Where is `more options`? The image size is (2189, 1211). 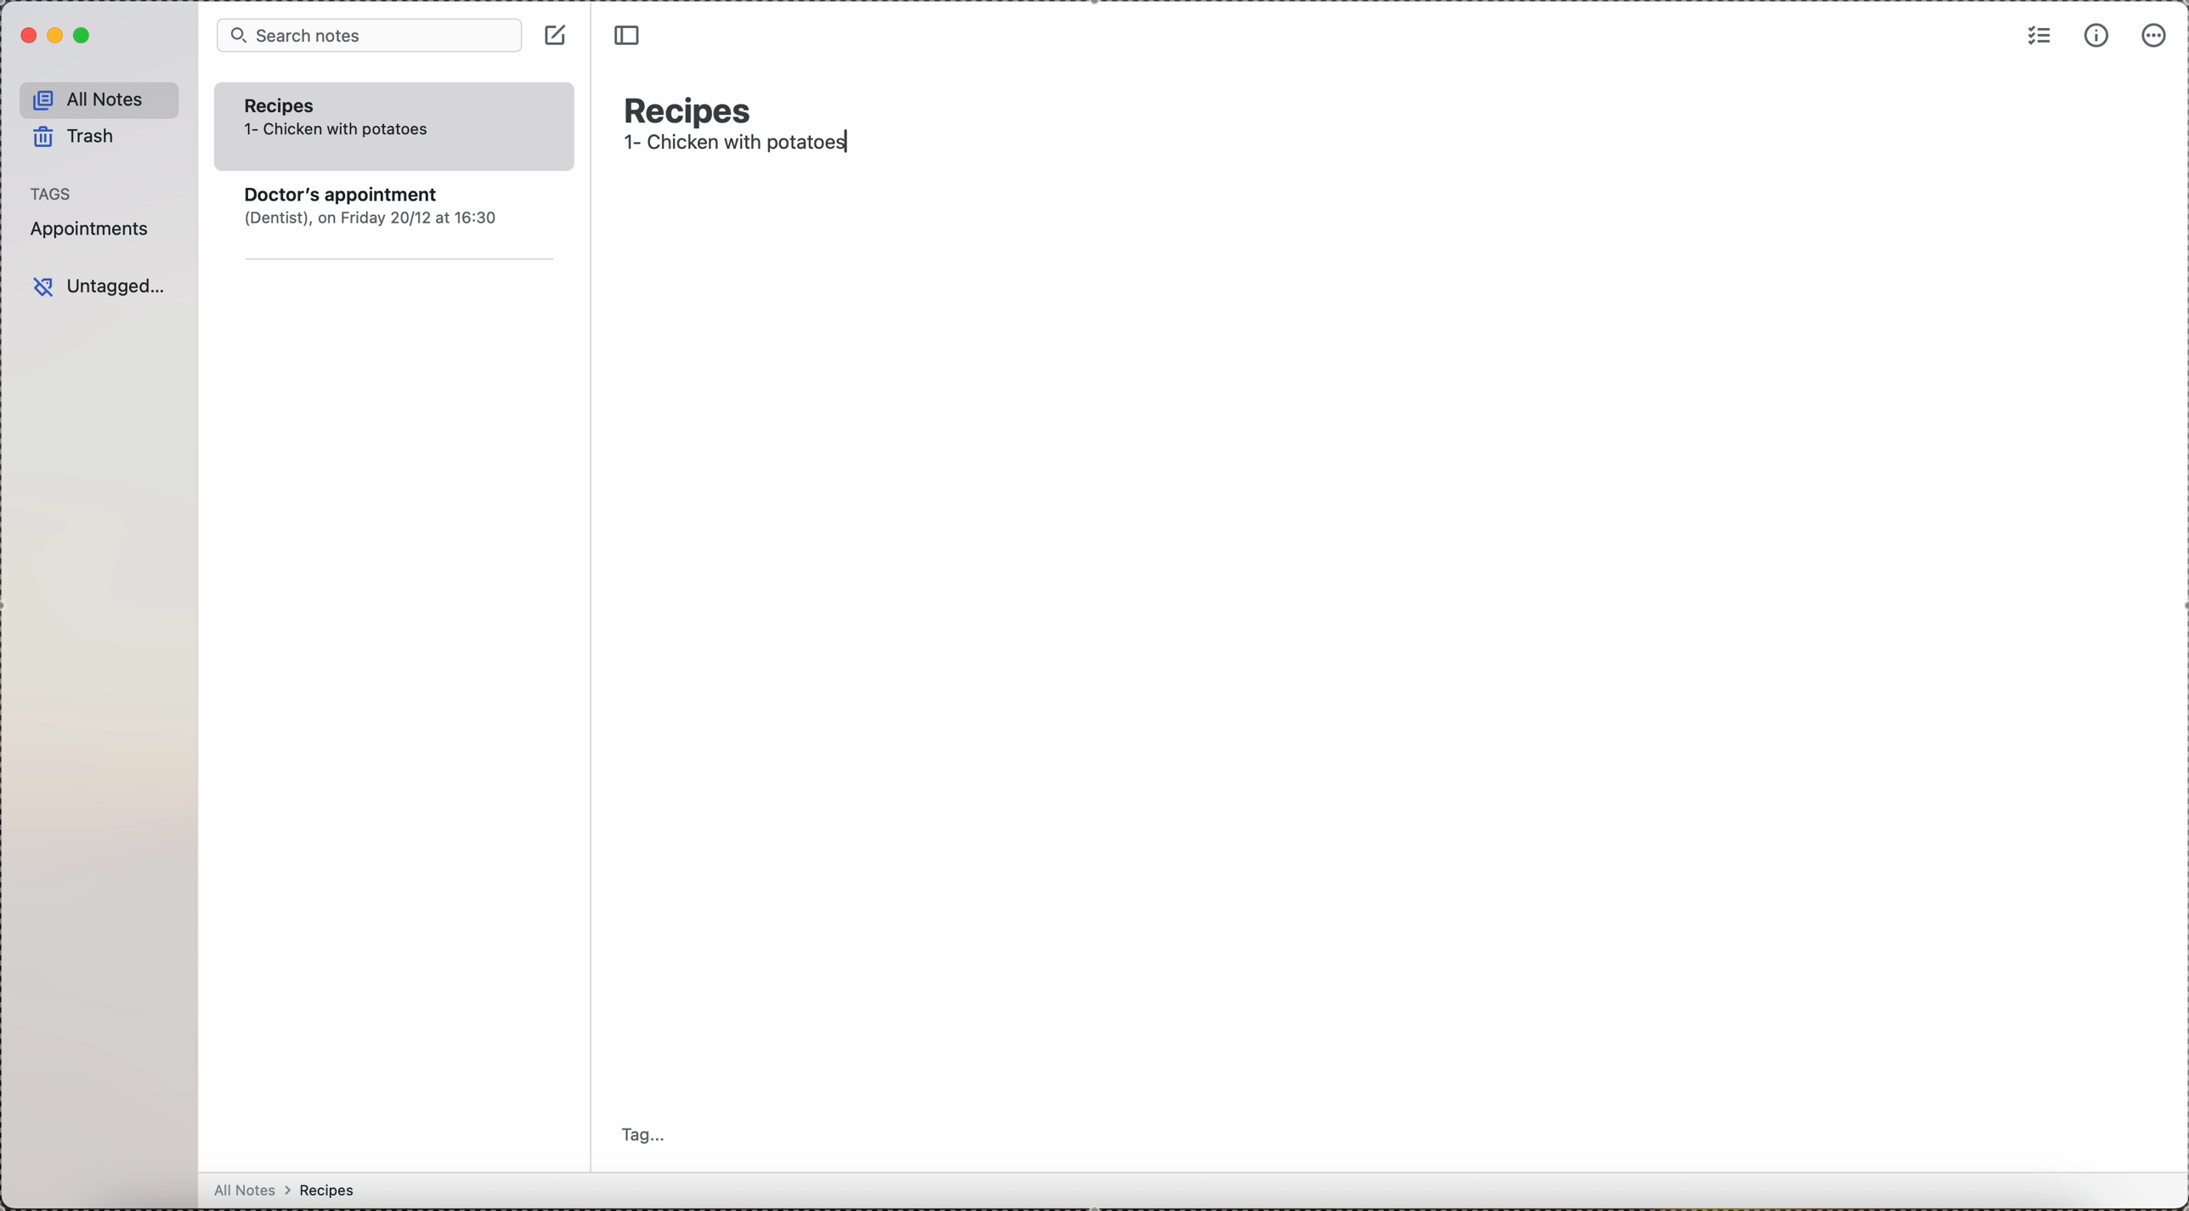
more options is located at coordinates (2152, 37).